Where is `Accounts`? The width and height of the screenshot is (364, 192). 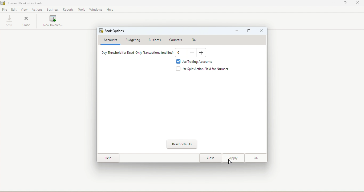
Accounts is located at coordinates (110, 40).